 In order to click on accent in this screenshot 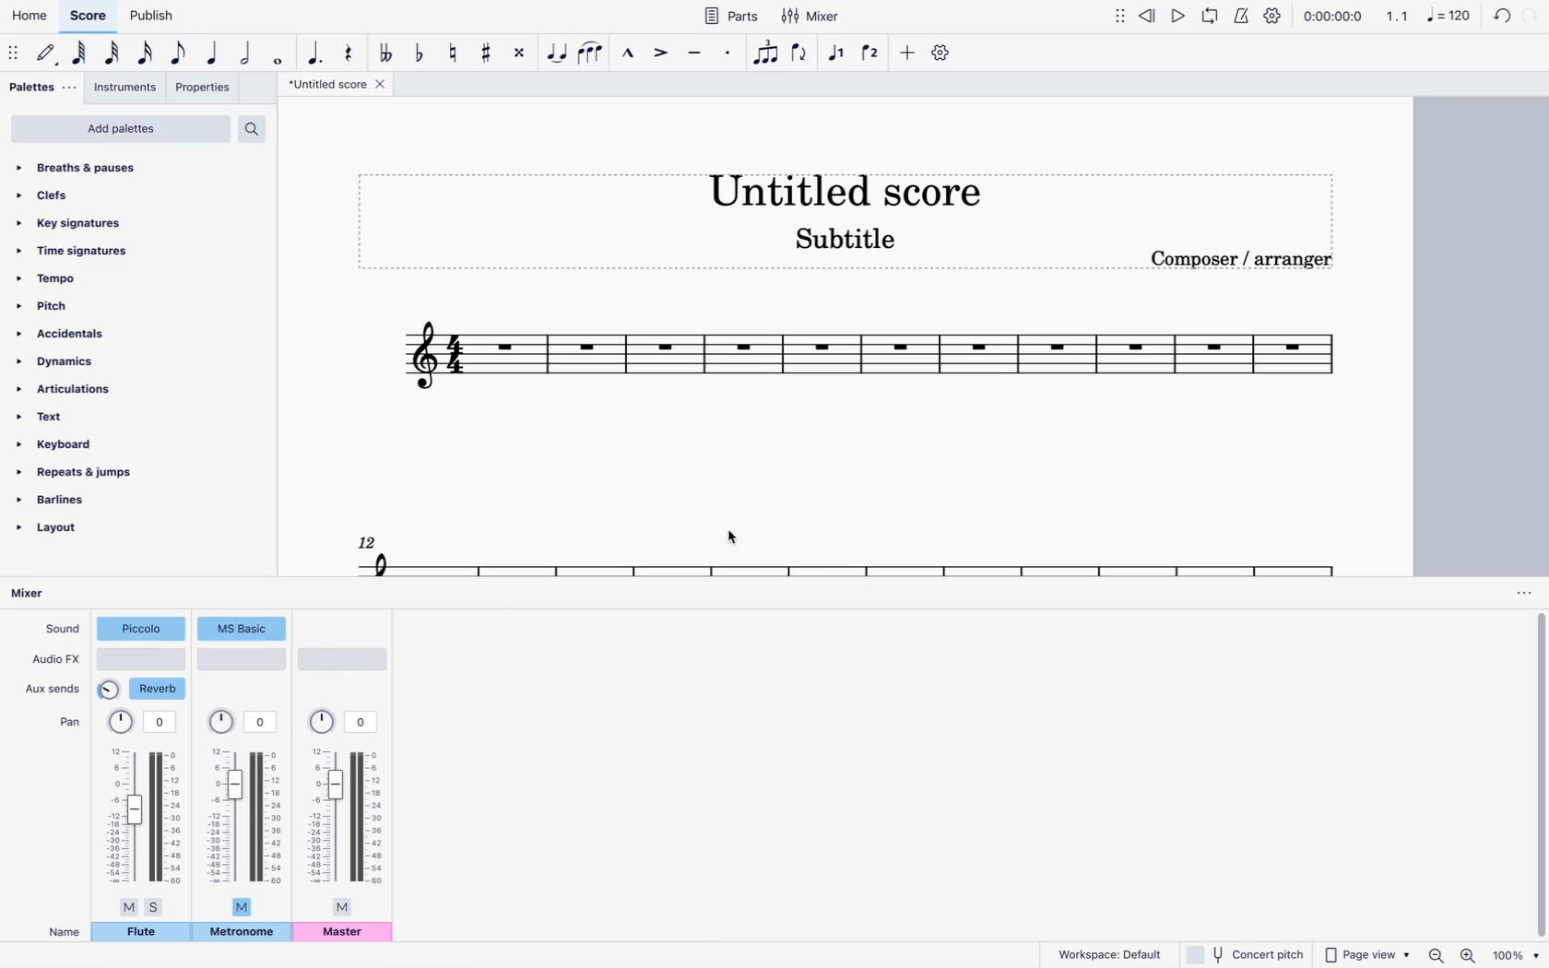, I will do `click(658, 53)`.